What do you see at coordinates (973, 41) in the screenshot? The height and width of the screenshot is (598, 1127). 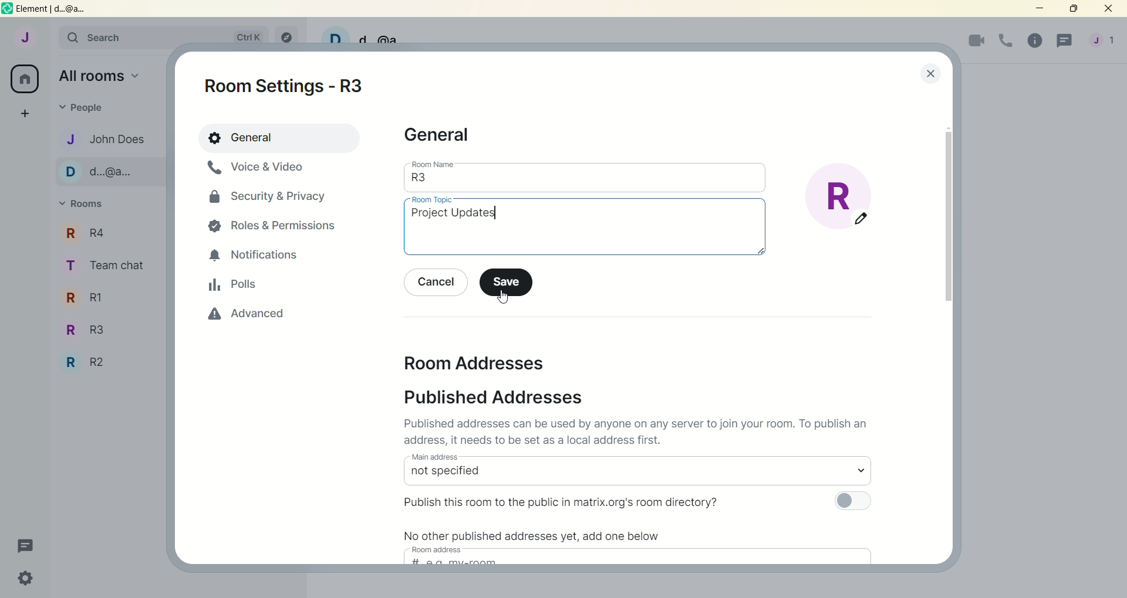 I see `video call` at bounding box center [973, 41].